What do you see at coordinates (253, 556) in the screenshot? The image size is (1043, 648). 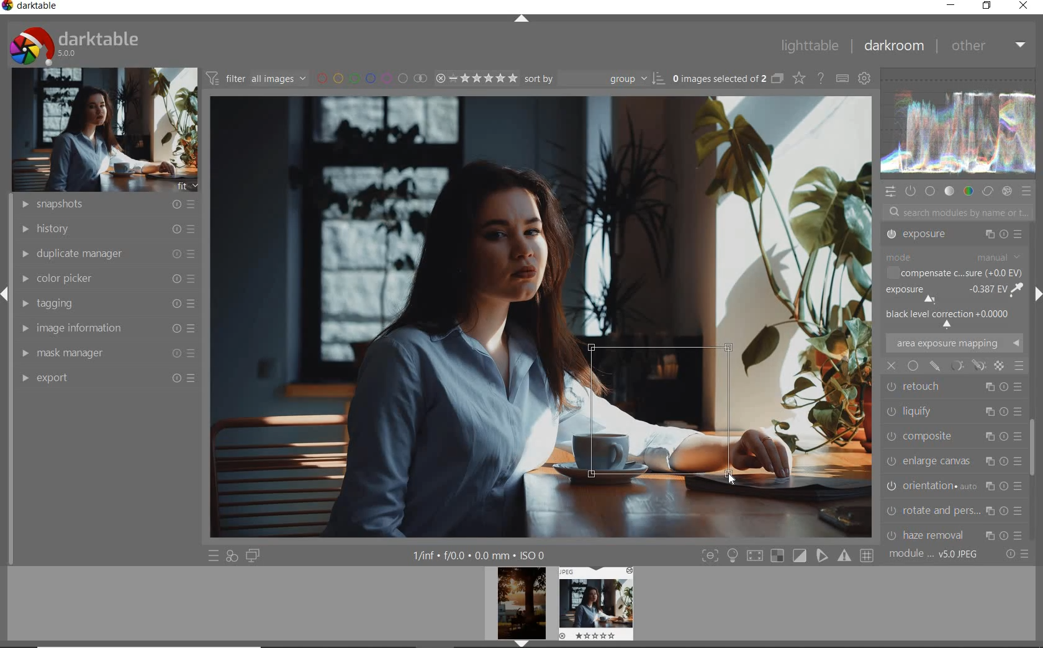 I see `DISPLAY A SECOND DARKROOM IMAGE WINDOW` at bounding box center [253, 556].